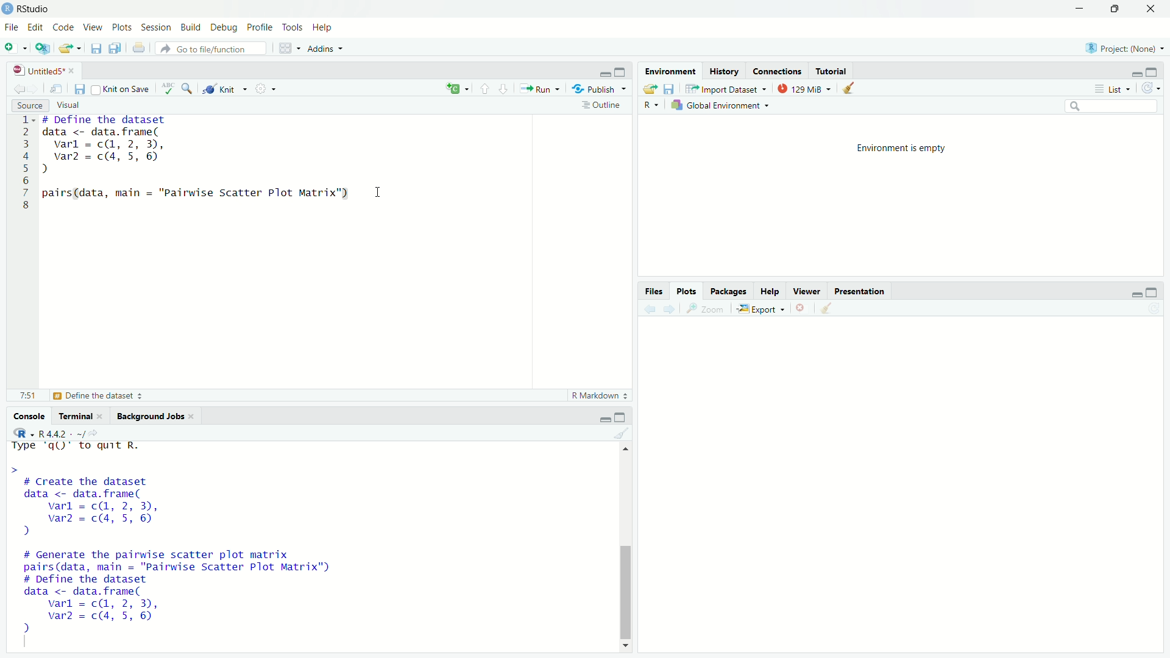  Describe the element at coordinates (213, 542) in the screenshot. I see `Type 'qQ)" to quit R.
>
# Create the dataset
data <- data.frame(
varl = c(, 2, 3),
var2 = c(4, 5, 6)
)
# Generate the pairwise scatter plot matrix
pairs(data, main = "Pairwise Scatter Plot Matrix")
# Define the dataset
data <- data.frame(
varl = cQ, 2, 3),
var2 = c(4, 5, 6)
2` at that location.